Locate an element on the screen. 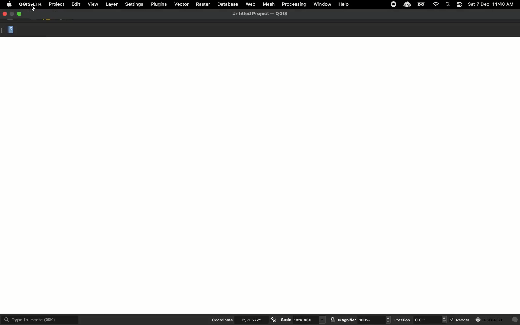  Internet is located at coordinates (436, 5).